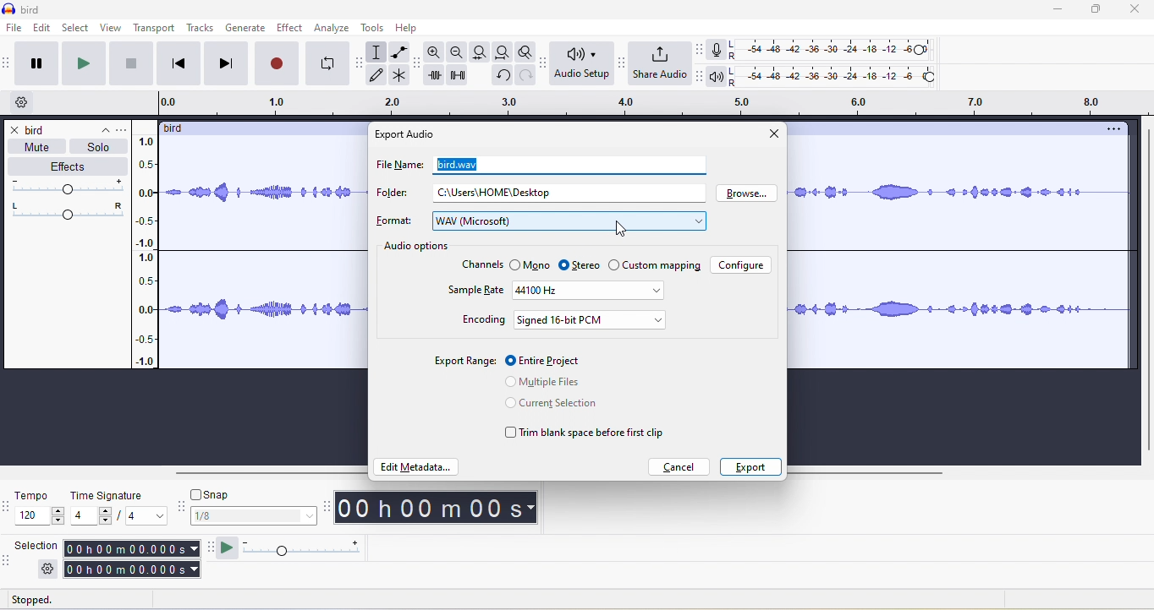 Image resolution: width=1154 pixels, height=610 pixels. Describe the element at coordinates (838, 78) in the screenshot. I see `playback level` at that location.